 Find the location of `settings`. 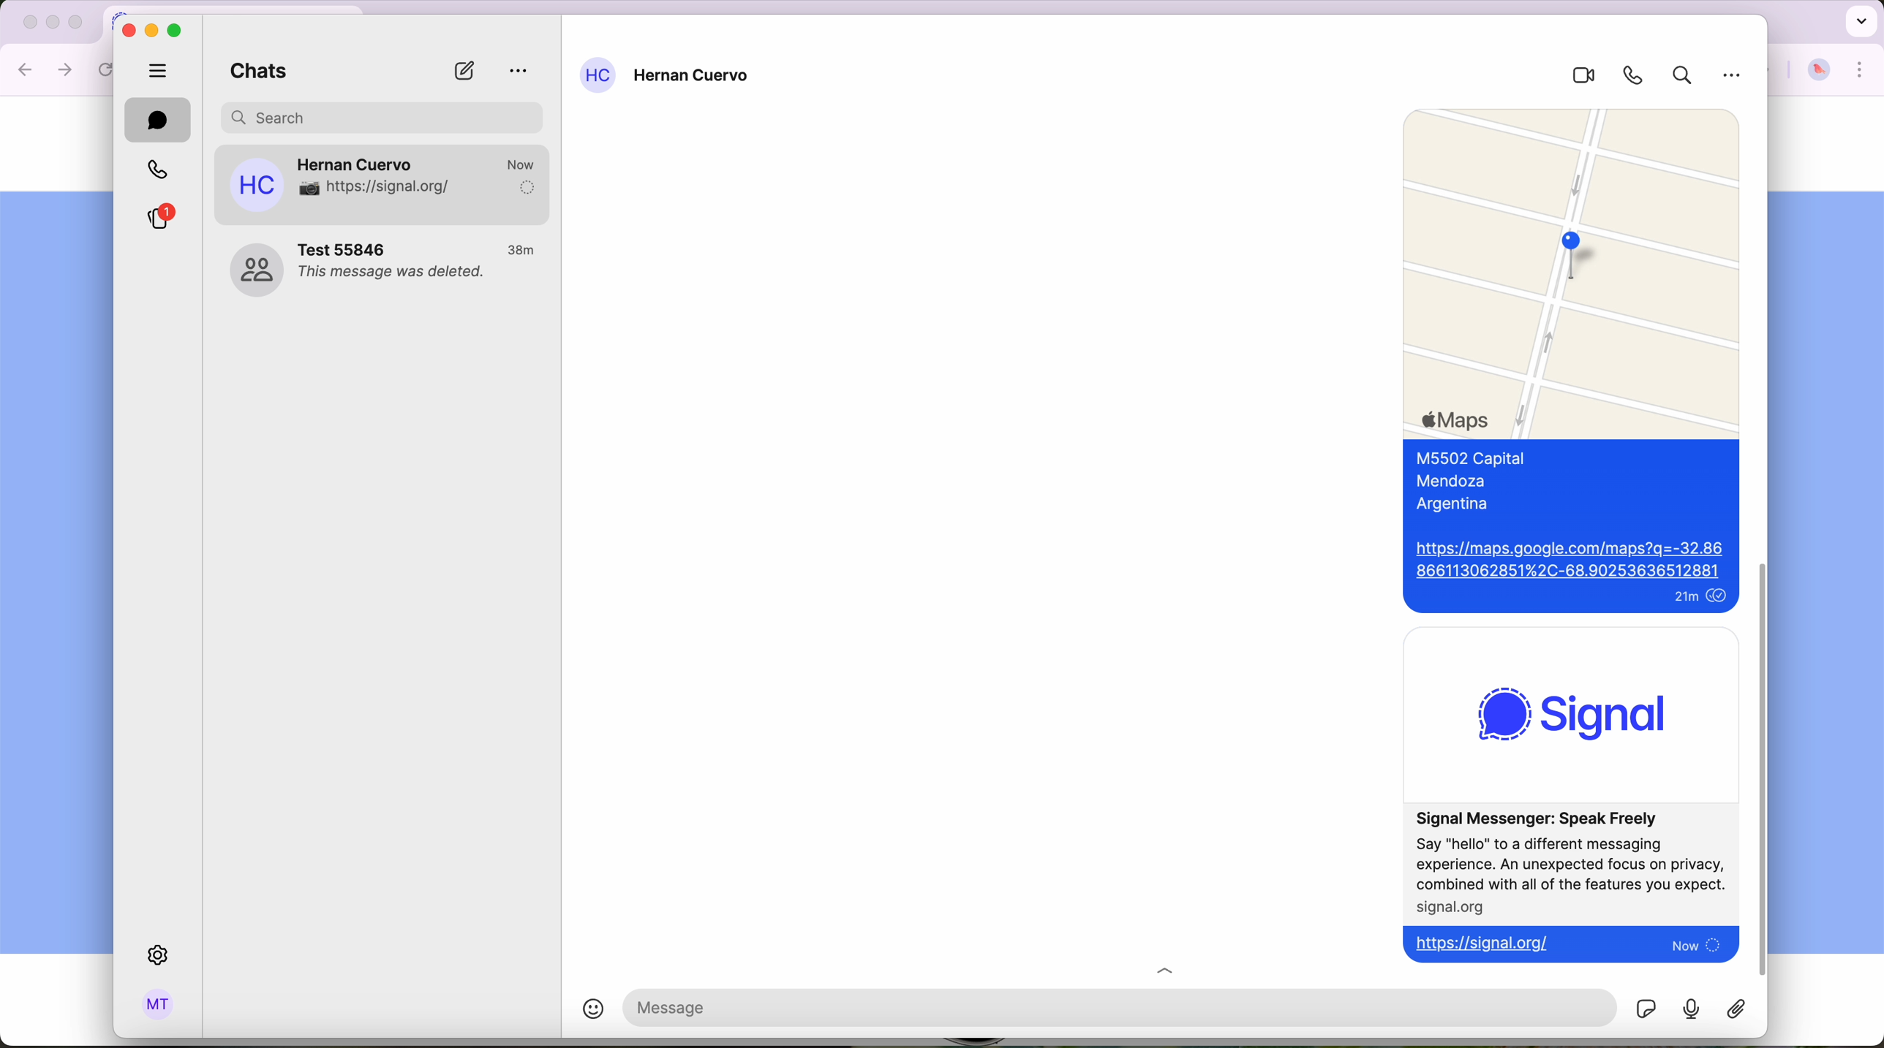

settings is located at coordinates (161, 956).